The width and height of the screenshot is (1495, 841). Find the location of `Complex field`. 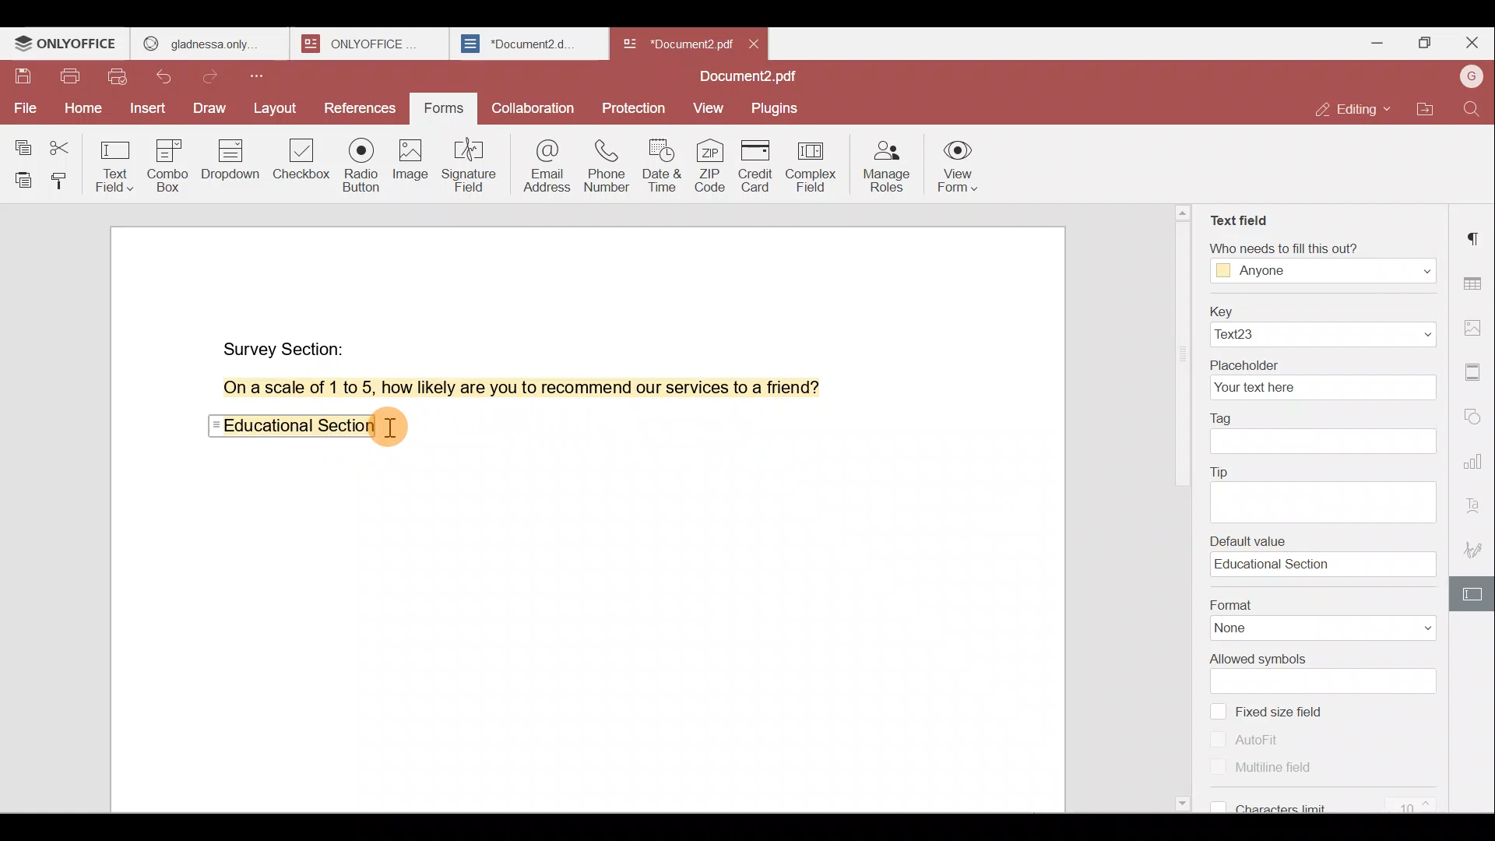

Complex field is located at coordinates (815, 167).